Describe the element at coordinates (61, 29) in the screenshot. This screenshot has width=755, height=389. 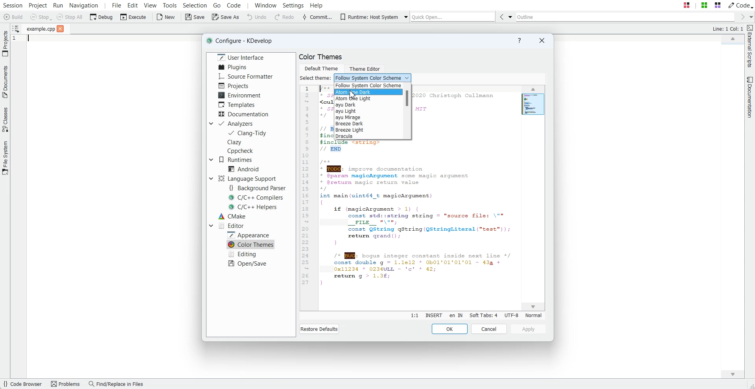
I see `close` at that location.